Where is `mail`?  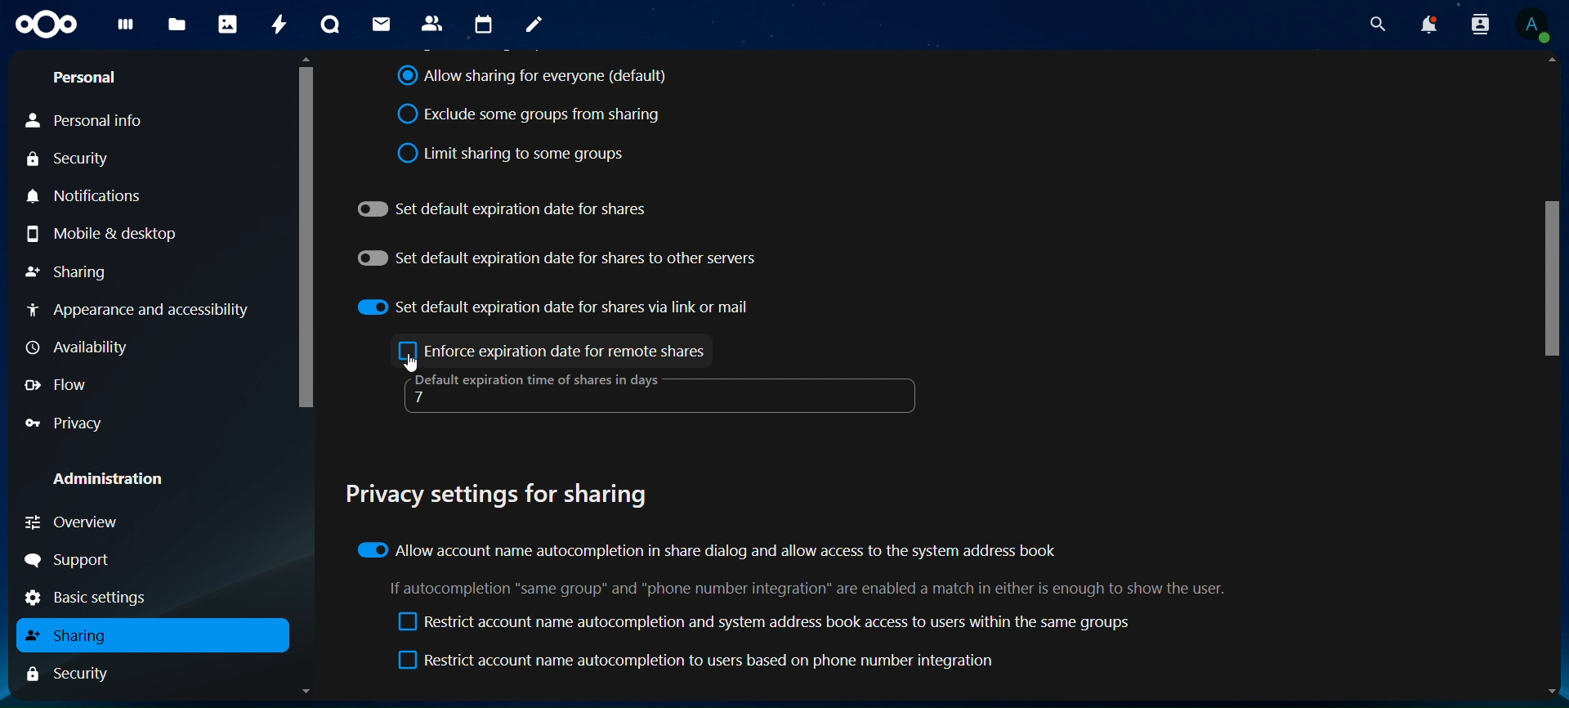 mail is located at coordinates (378, 25).